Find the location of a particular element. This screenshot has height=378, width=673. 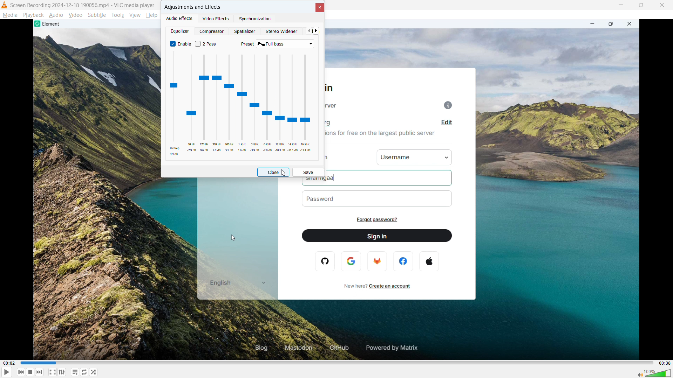

Audio effects is located at coordinates (180, 18).